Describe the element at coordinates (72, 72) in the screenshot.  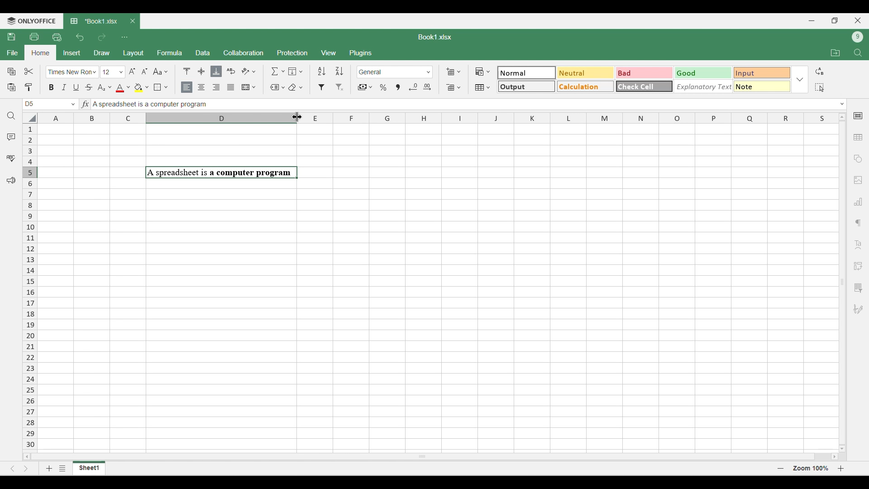
I see `Text font options` at that location.